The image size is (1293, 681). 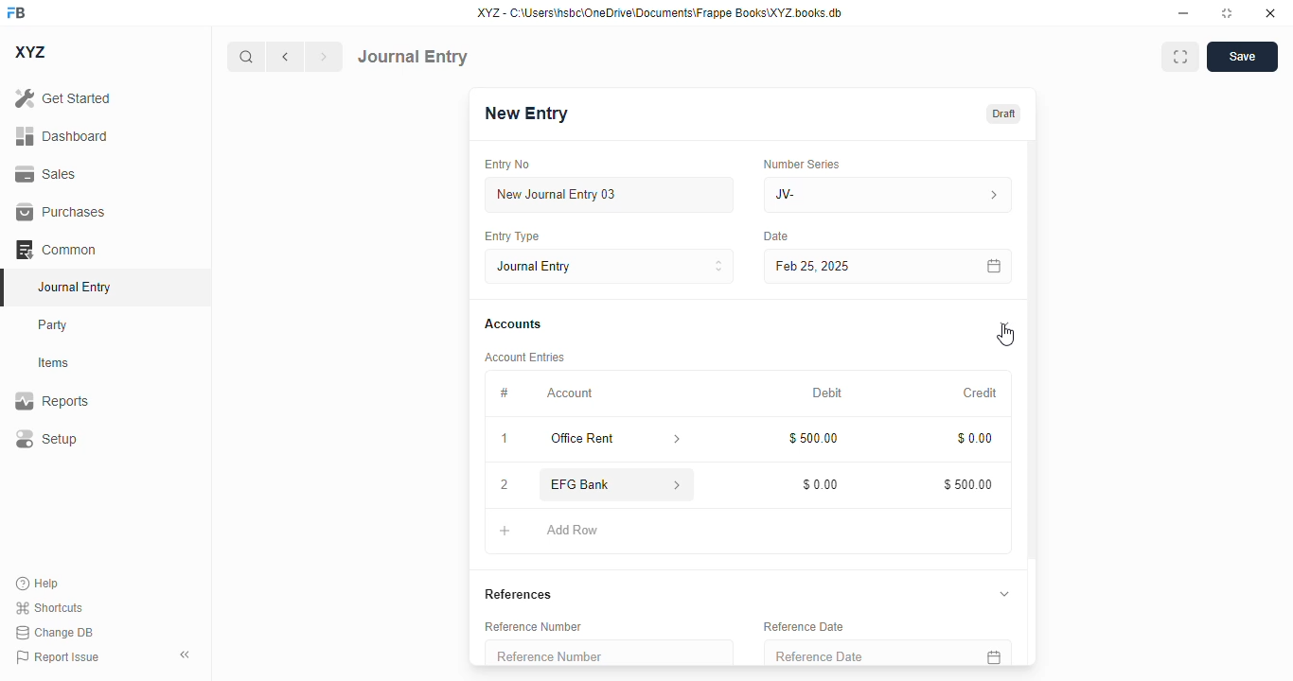 I want to click on new journal entry 03, so click(x=608, y=195).